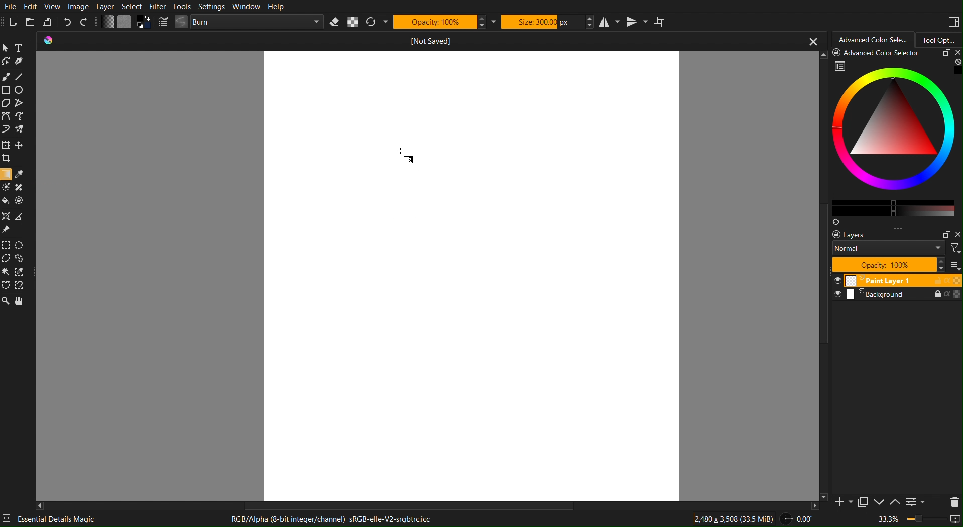 The width and height of the screenshot is (963, 527). I want to click on Opacity, so click(439, 21).